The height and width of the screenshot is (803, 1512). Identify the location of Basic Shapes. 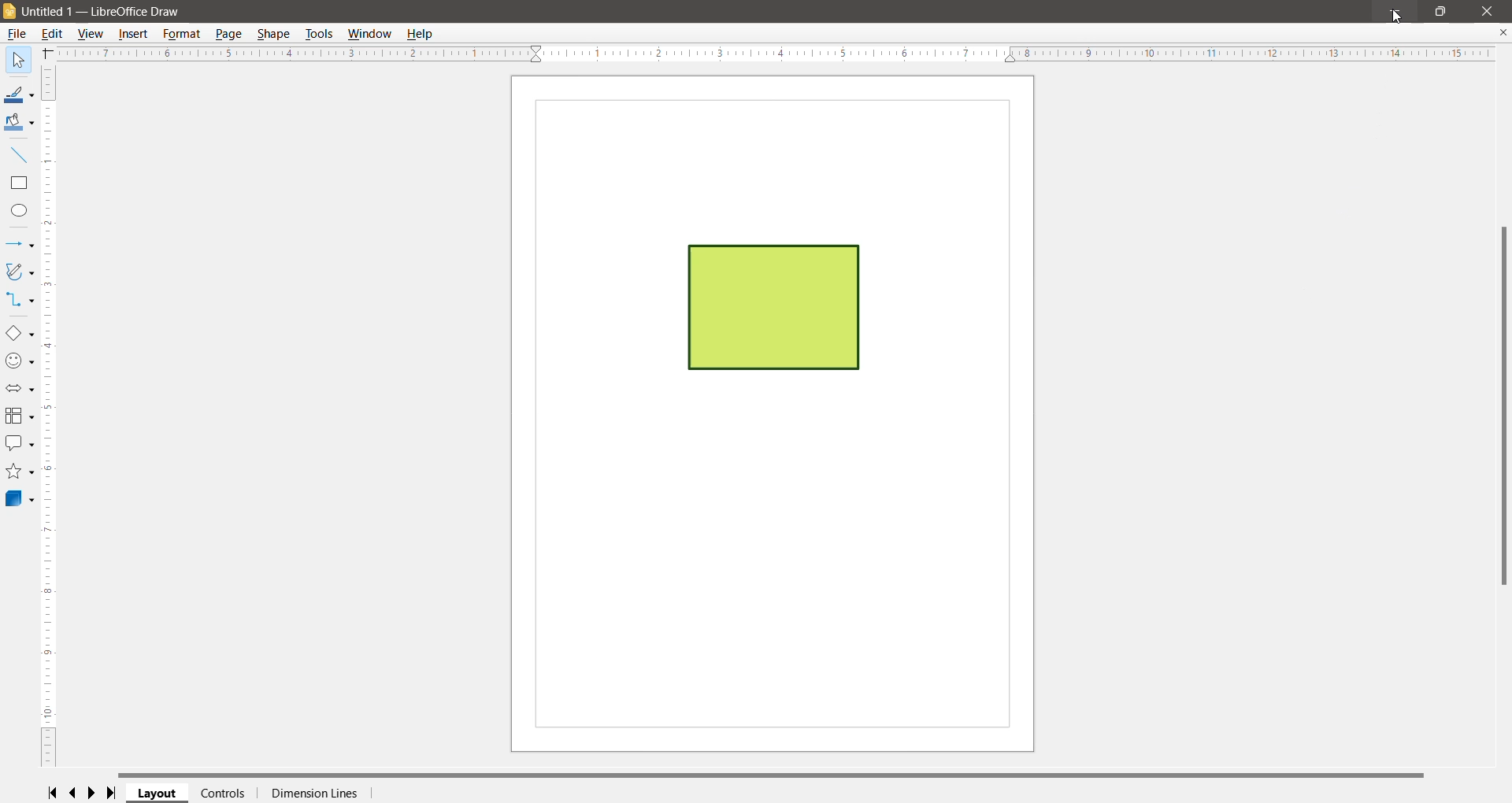
(19, 333).